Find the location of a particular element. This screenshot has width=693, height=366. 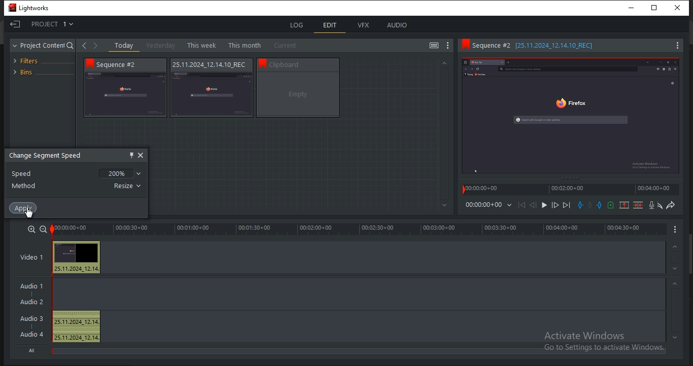

Play is located at coordinates (544, 206).